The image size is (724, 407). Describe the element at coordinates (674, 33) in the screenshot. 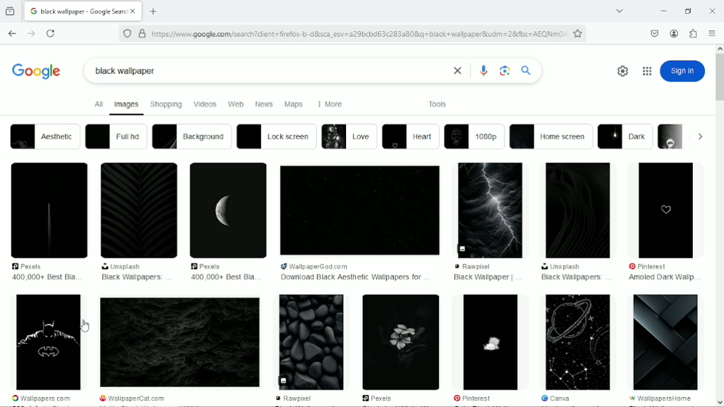

I see `account` at that location.